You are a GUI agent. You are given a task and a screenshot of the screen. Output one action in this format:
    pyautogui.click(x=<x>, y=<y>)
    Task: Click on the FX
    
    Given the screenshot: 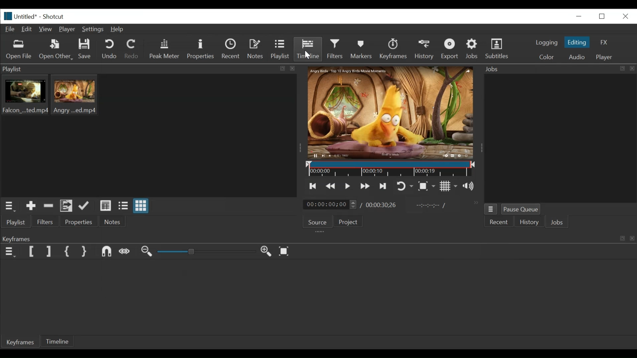 What is the action you would take?
    pyautogui.click(x=604, y=42)
    